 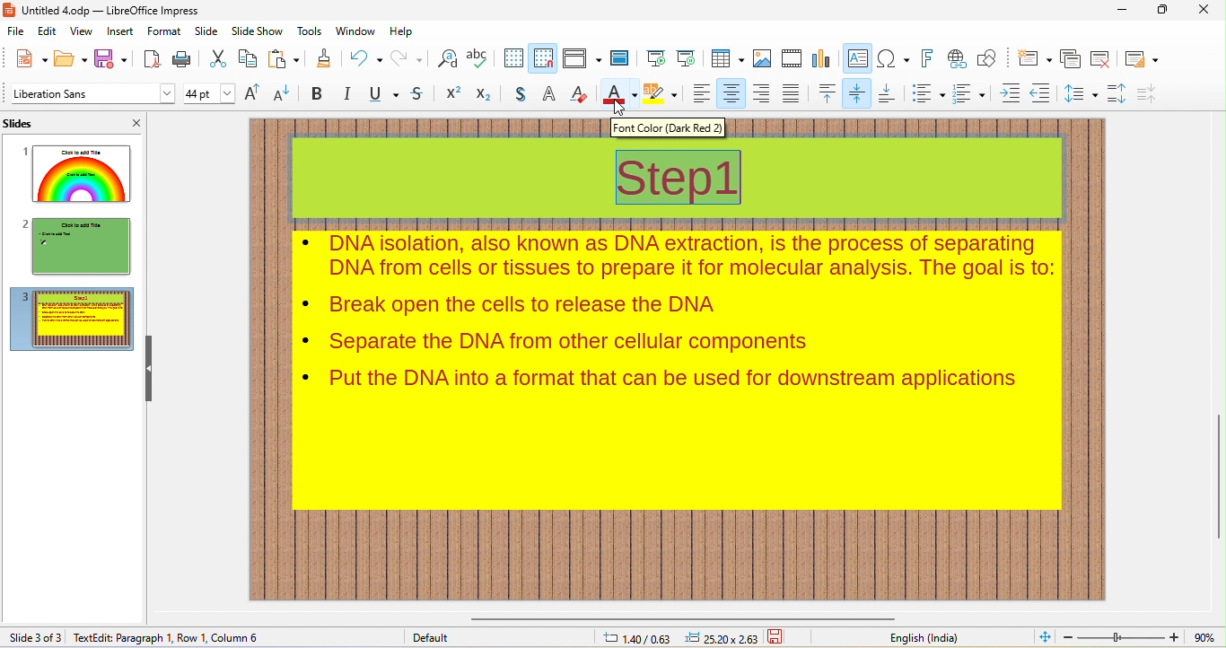 What do you see at coordinates (429, 636) in the screenshot?
I see `default` at bounding box center [429, 636].